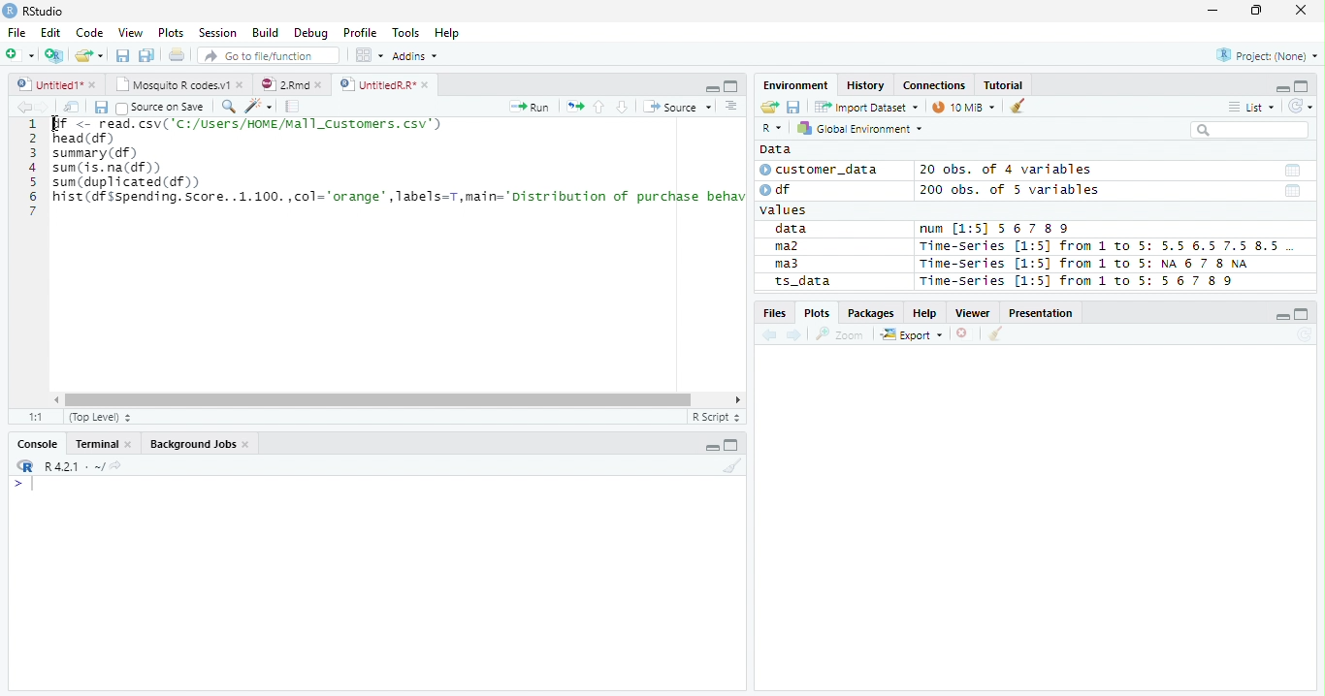 This screenshot has width=1325, height=696. What do you see at coordinates (268, 34) in the screenshot?
I see `Build` at bounding box center [268, 34].